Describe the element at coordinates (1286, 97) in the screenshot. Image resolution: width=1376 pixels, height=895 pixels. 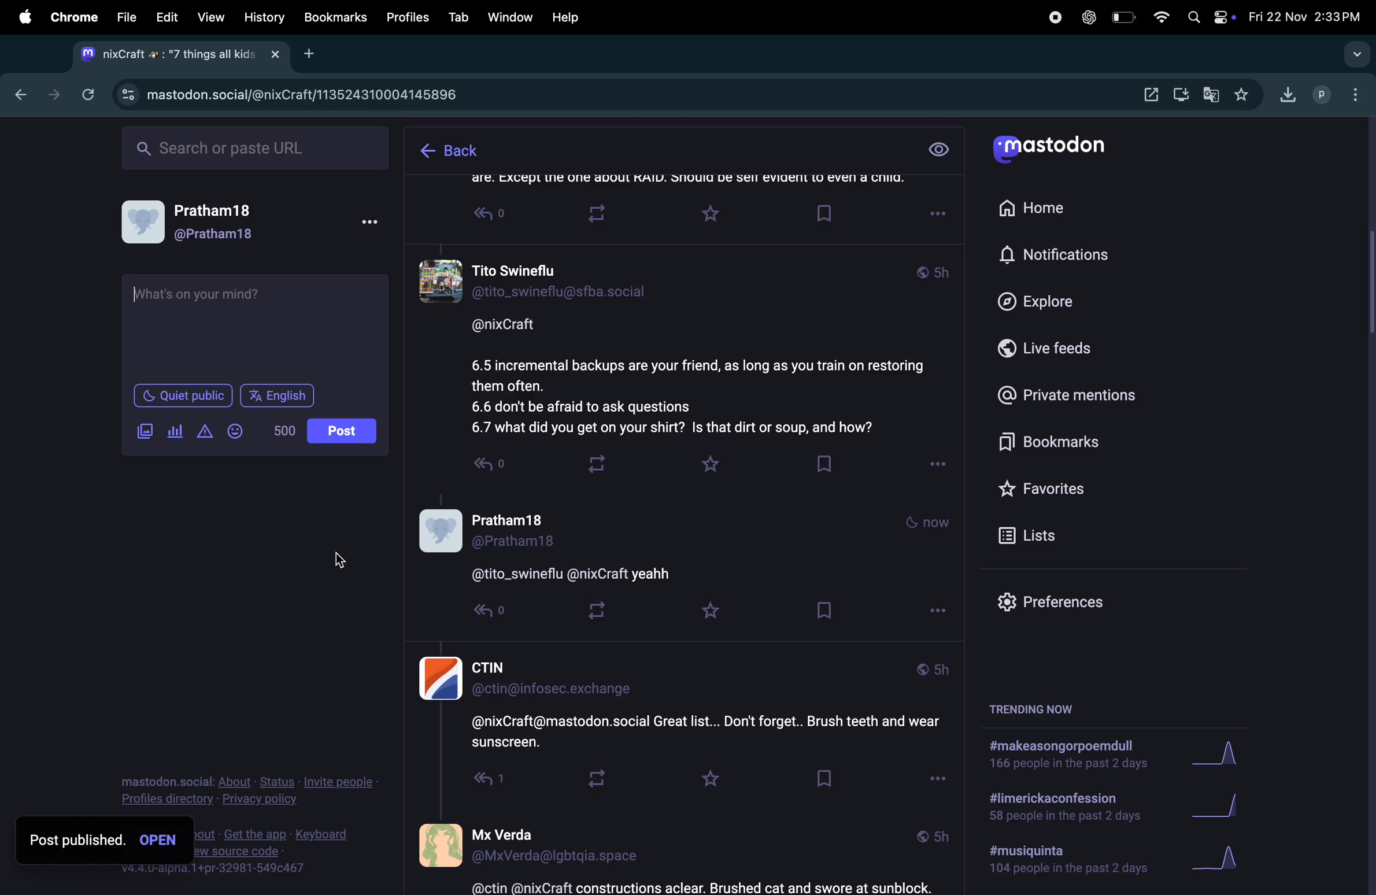
I see `download` at that location.